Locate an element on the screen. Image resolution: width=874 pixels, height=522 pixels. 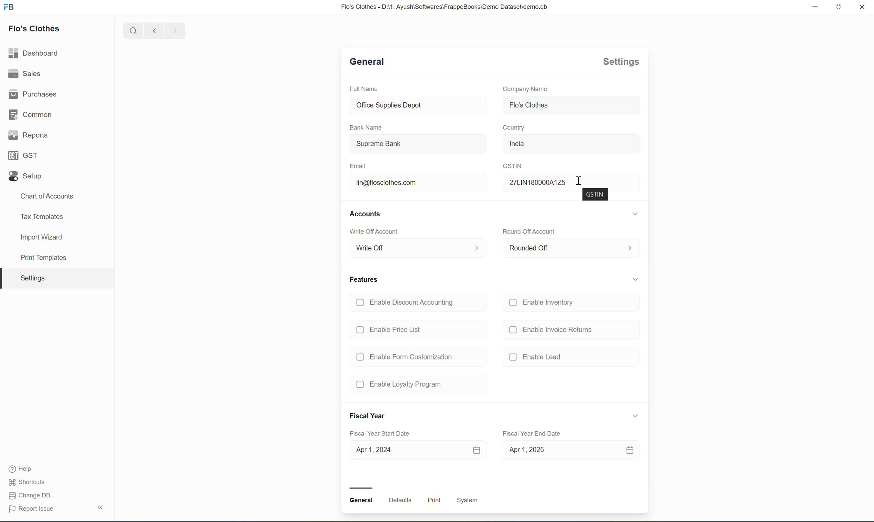
Round Off Account is located at coordinates (532, 232).